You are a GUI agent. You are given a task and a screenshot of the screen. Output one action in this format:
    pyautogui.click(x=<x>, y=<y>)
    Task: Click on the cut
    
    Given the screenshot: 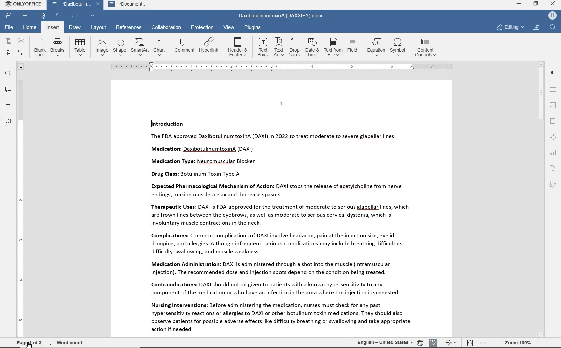 What is the action you would take?
    pyautogui.click(x=21, y=41)
    